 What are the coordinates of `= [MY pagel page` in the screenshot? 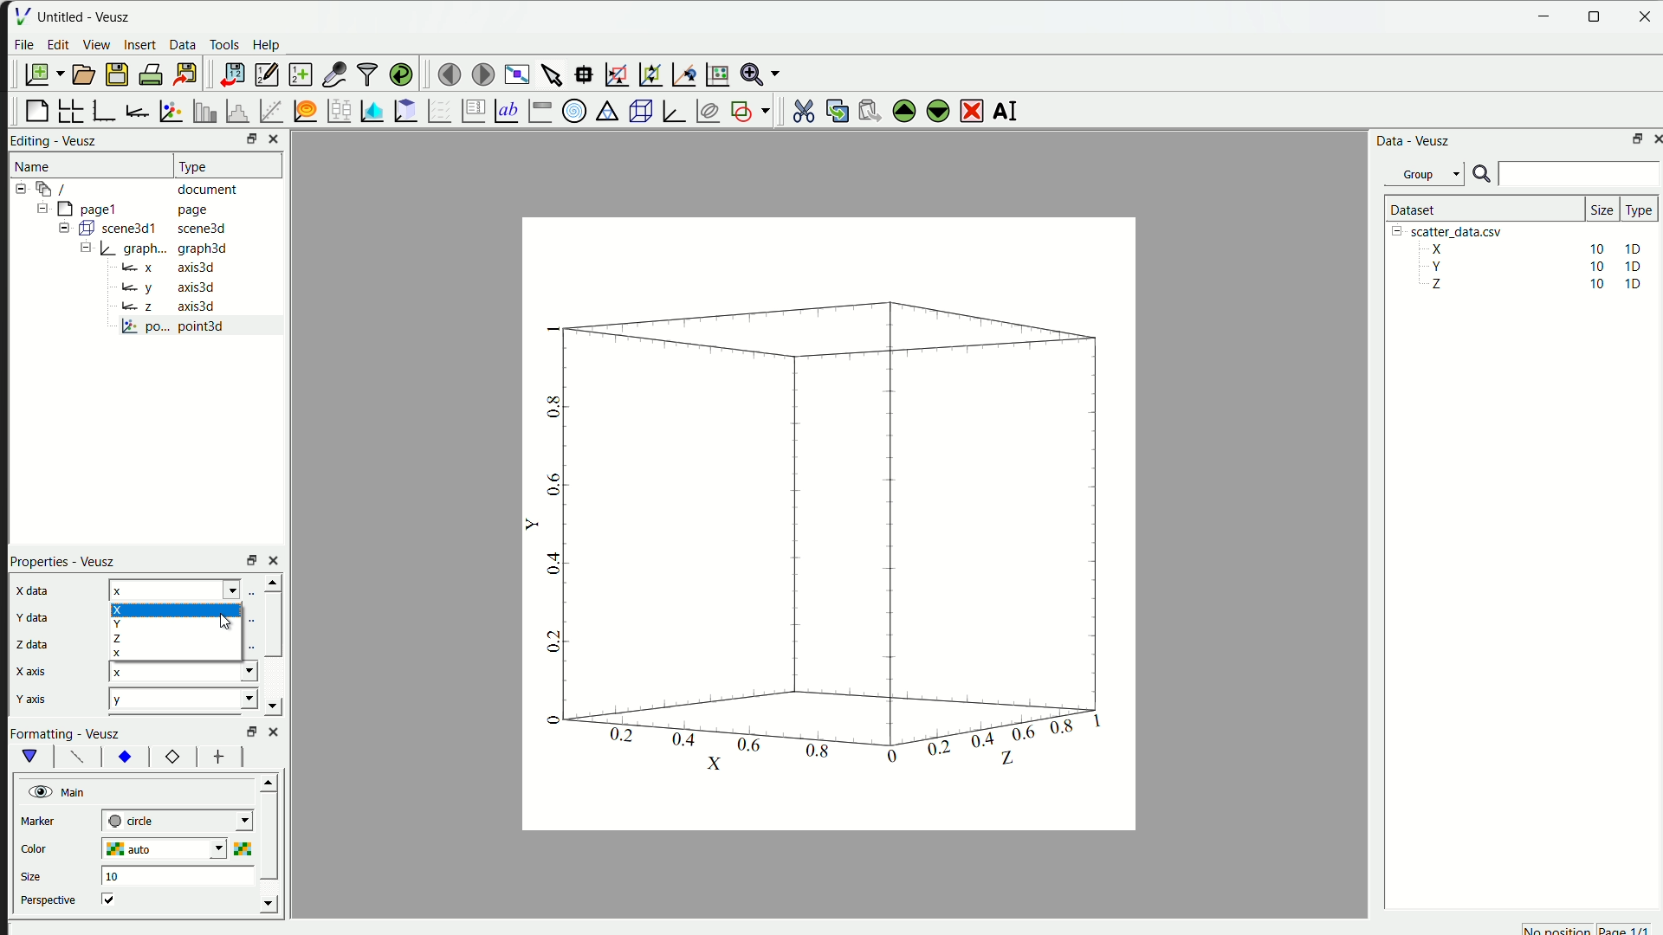 It's located at (133, 207).